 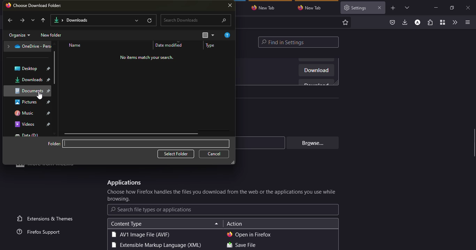 I want to click on more, so click(x=47, y=168).